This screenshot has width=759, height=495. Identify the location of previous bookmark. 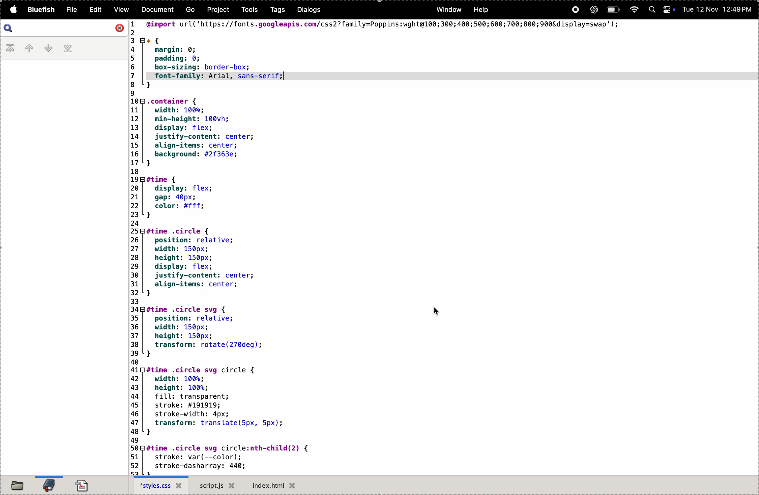
(30, 48).